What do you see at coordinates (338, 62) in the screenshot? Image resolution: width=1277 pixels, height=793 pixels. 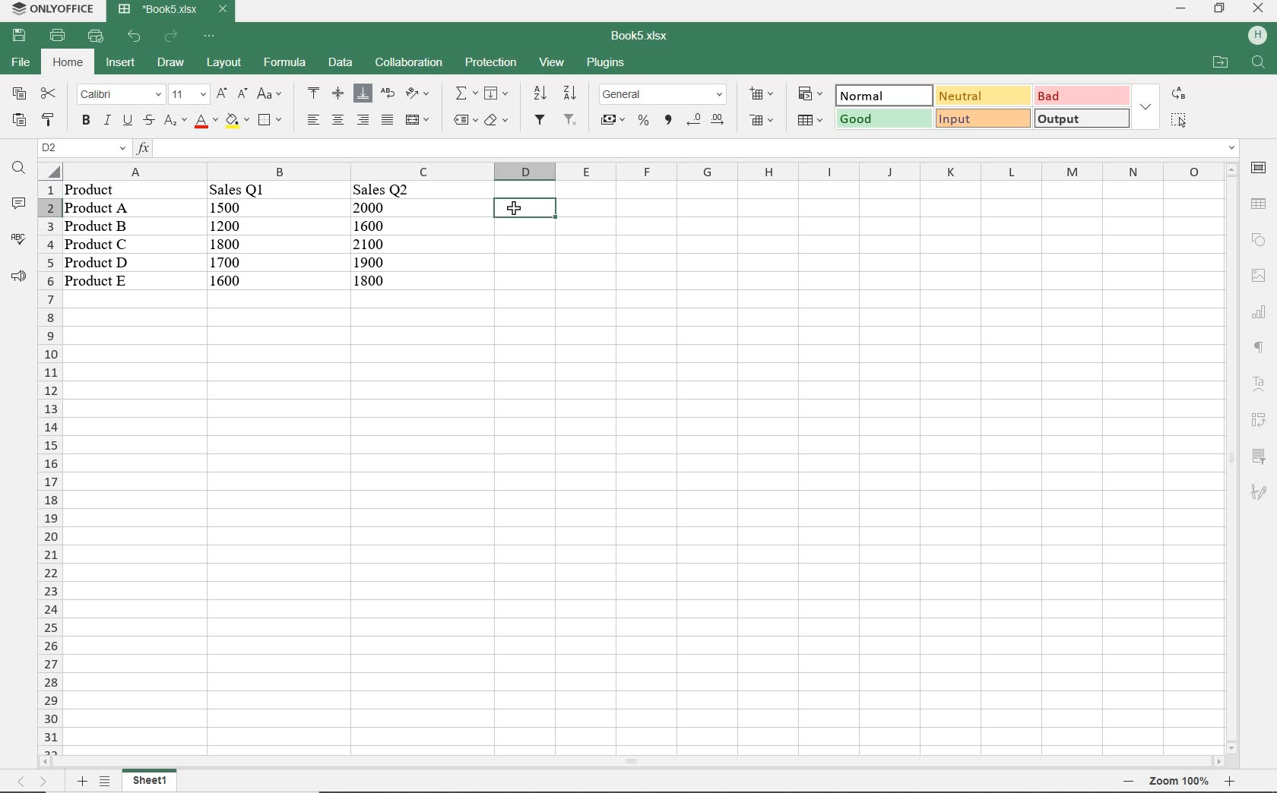 I see `data` at bounding box center [338, 62].